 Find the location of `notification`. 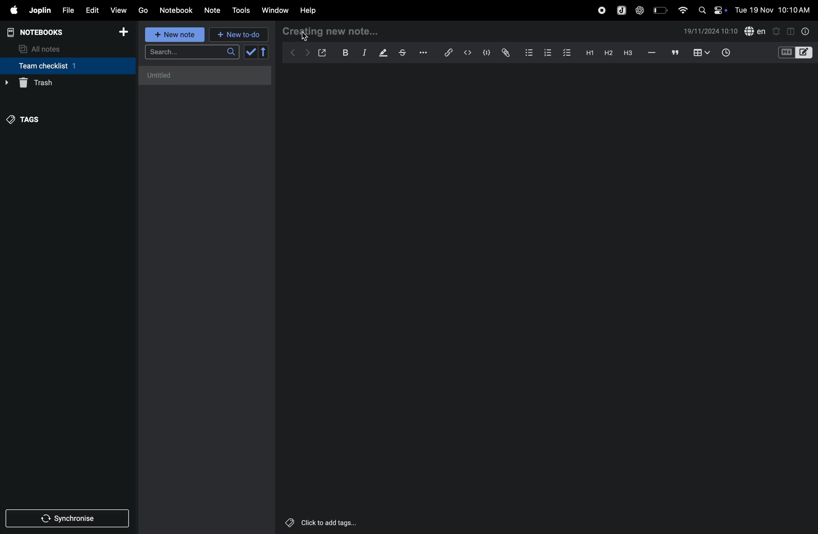

notification is located at coordinates (776, 30).